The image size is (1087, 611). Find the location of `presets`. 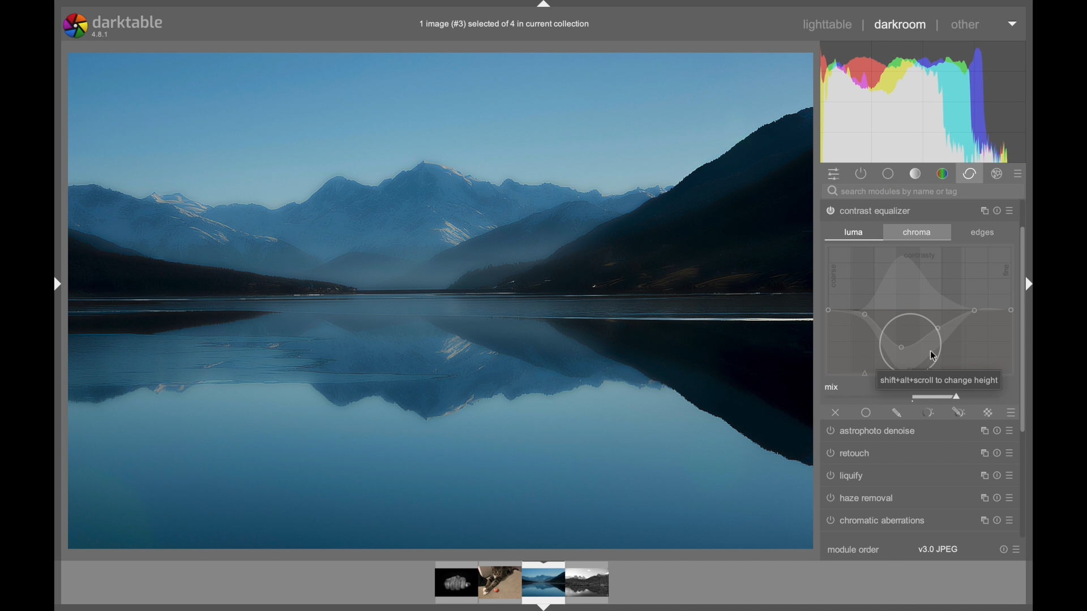

presets is located at coordinates (1018, 173).